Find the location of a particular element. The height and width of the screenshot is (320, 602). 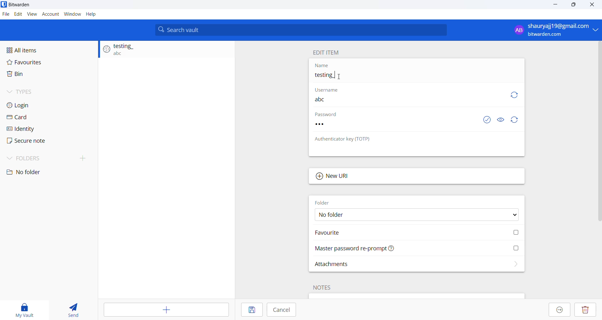

Refresh is located at coordinates (515, 121).